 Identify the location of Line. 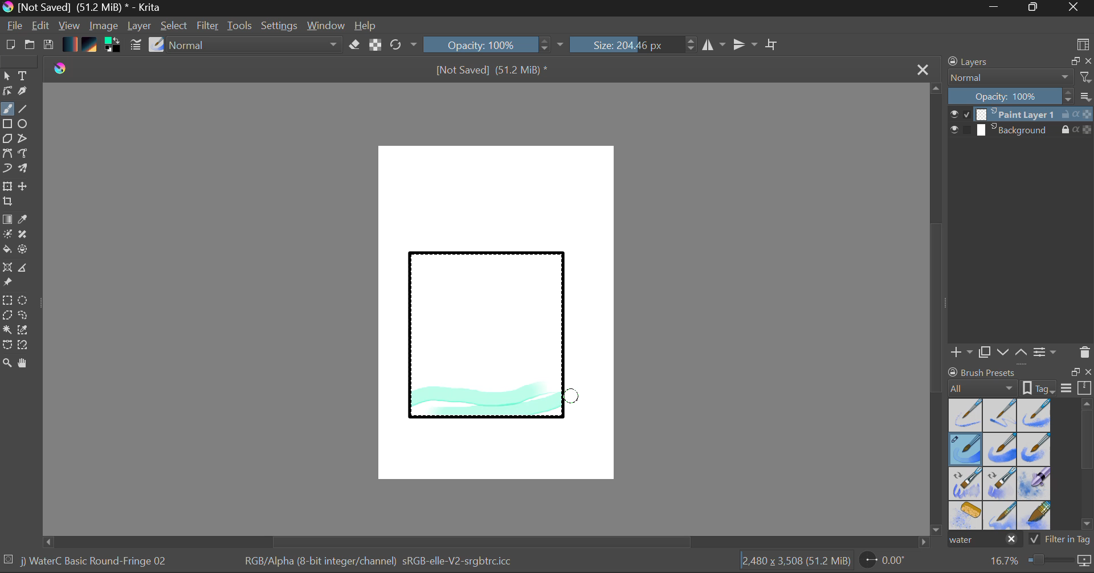
(23, 109).